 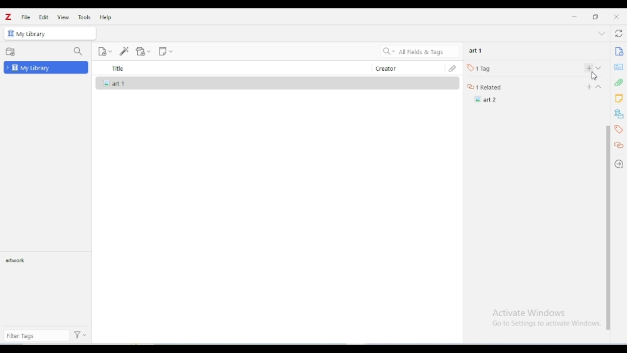 I want to click on abstract, so click(x=619, y=67).